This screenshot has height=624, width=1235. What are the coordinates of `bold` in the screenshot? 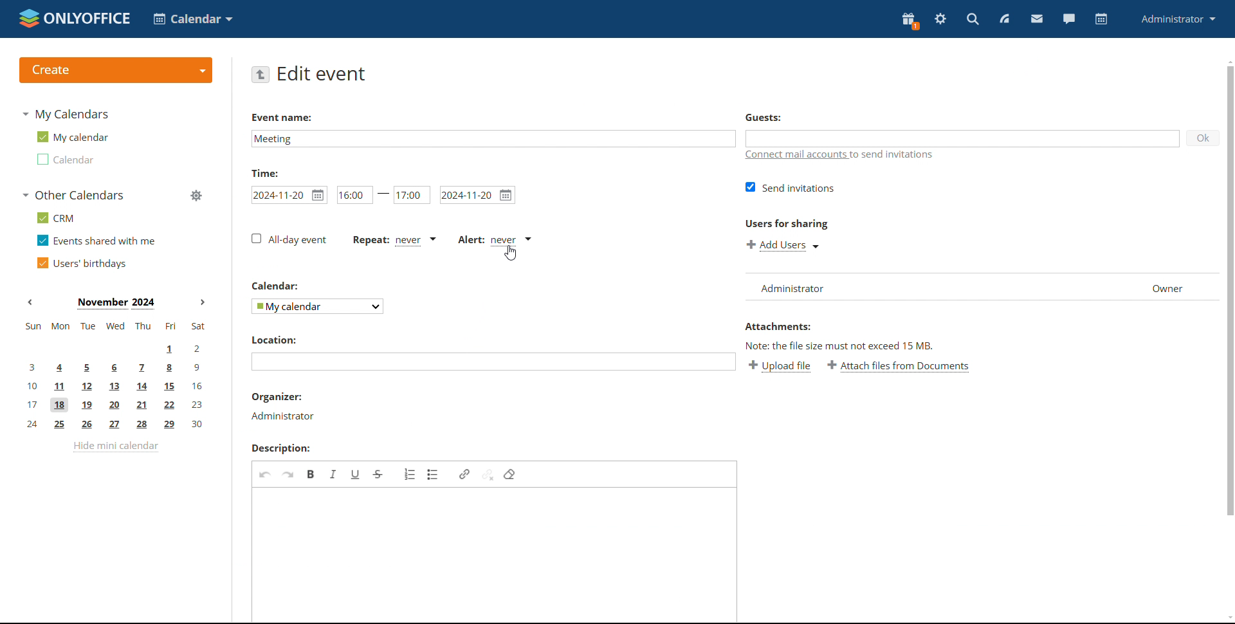 It's located at (311, 474).